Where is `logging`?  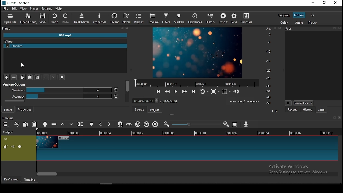 logging is located at coordinates (284, 15).